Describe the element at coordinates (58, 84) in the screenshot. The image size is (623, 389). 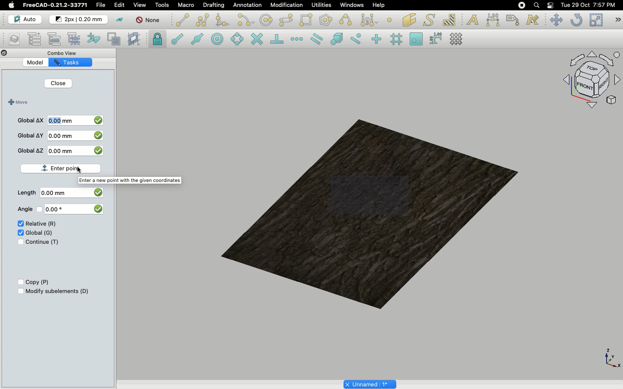
I see `Close` at that location.